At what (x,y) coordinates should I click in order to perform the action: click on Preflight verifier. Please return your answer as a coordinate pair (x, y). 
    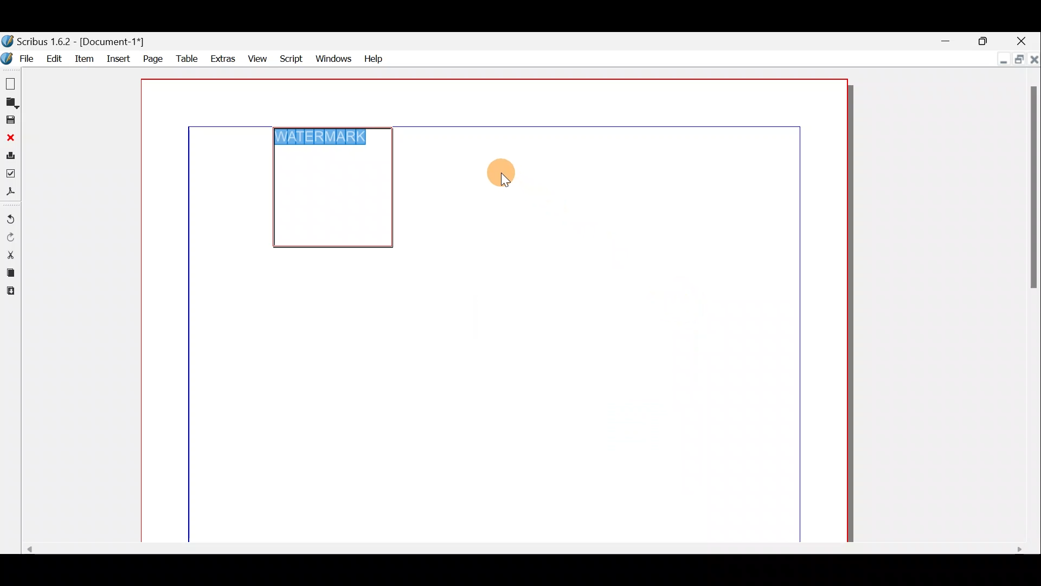
    Looking at the image, I should click on (11, 176).